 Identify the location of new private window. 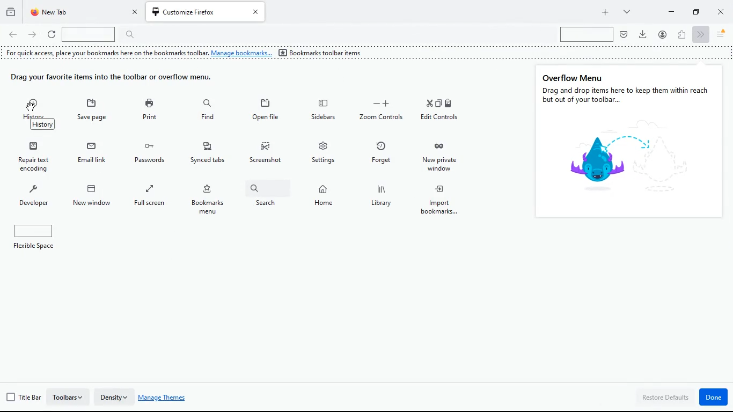
(444, 157).